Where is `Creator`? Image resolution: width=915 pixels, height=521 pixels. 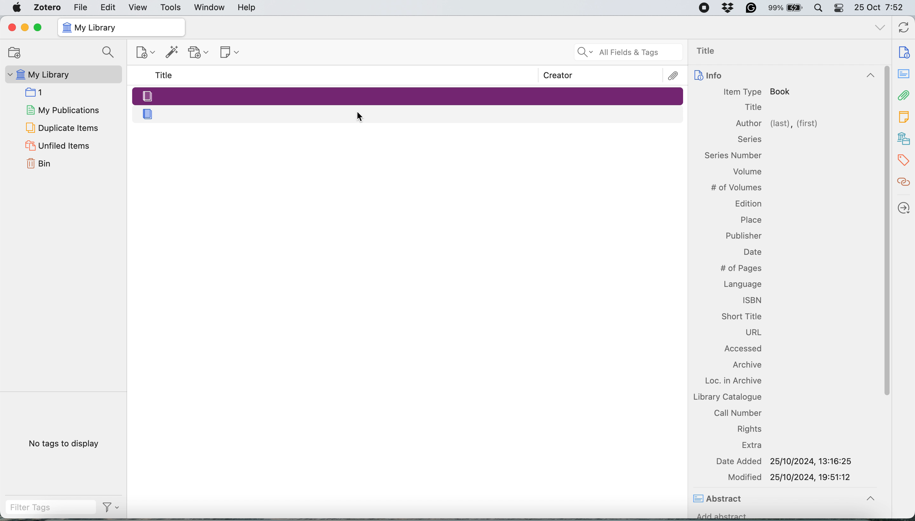
Creator is located at coordinates (558, 75).